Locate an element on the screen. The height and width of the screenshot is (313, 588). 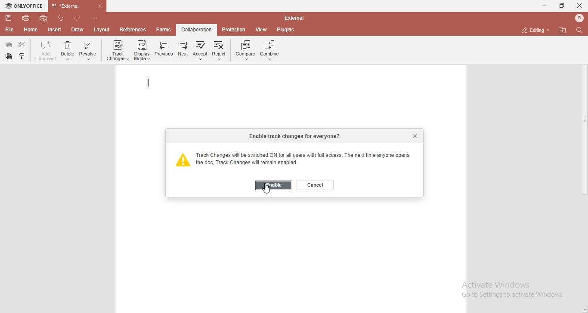
editing is located at coordinates (533, 30).